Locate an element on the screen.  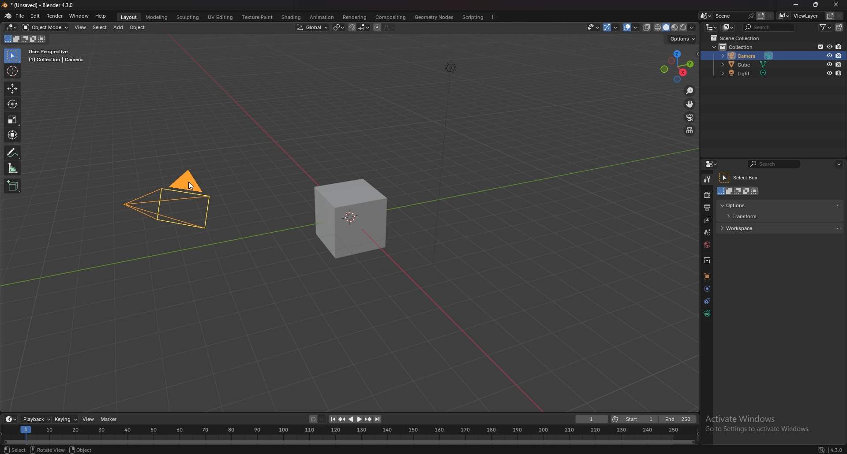
editor type is located at coordinates (11, 419).